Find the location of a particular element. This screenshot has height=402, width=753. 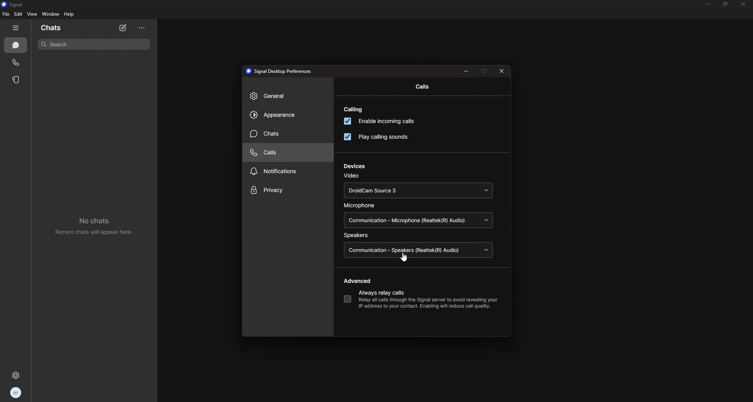

search is located at coordinates (95, 44).